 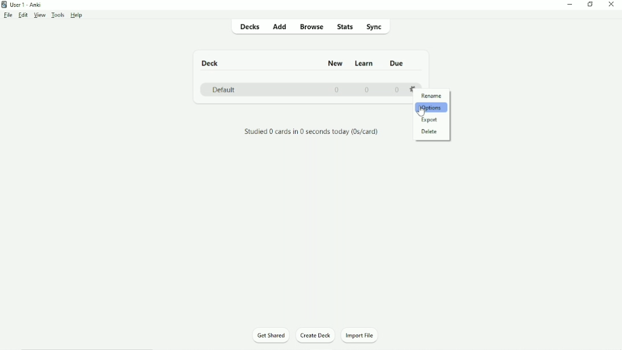 What do you see at coordinates (569, 5) in the screenshot?
I see `Minimize` at bounding box center [569, 5].